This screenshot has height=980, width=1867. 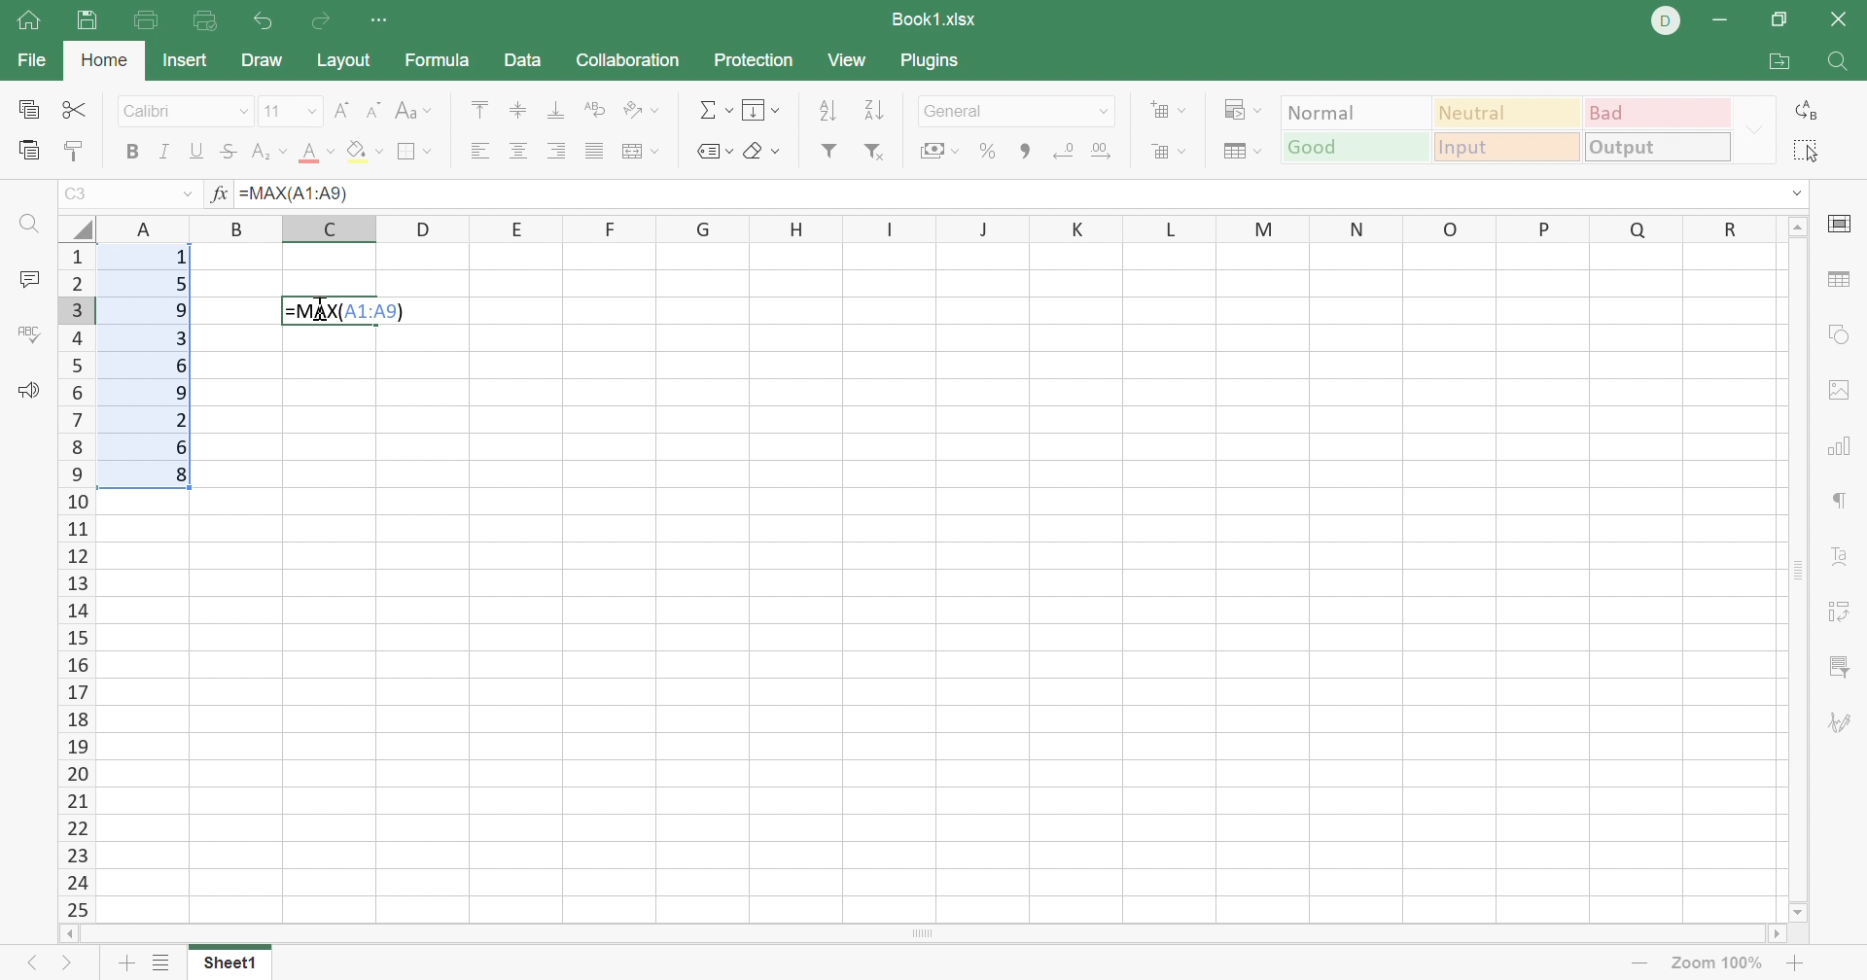 What do you see at coordinates (1172, 153) in the screenshot?
I see `Format as table template` at bounding box center [1172, 153].